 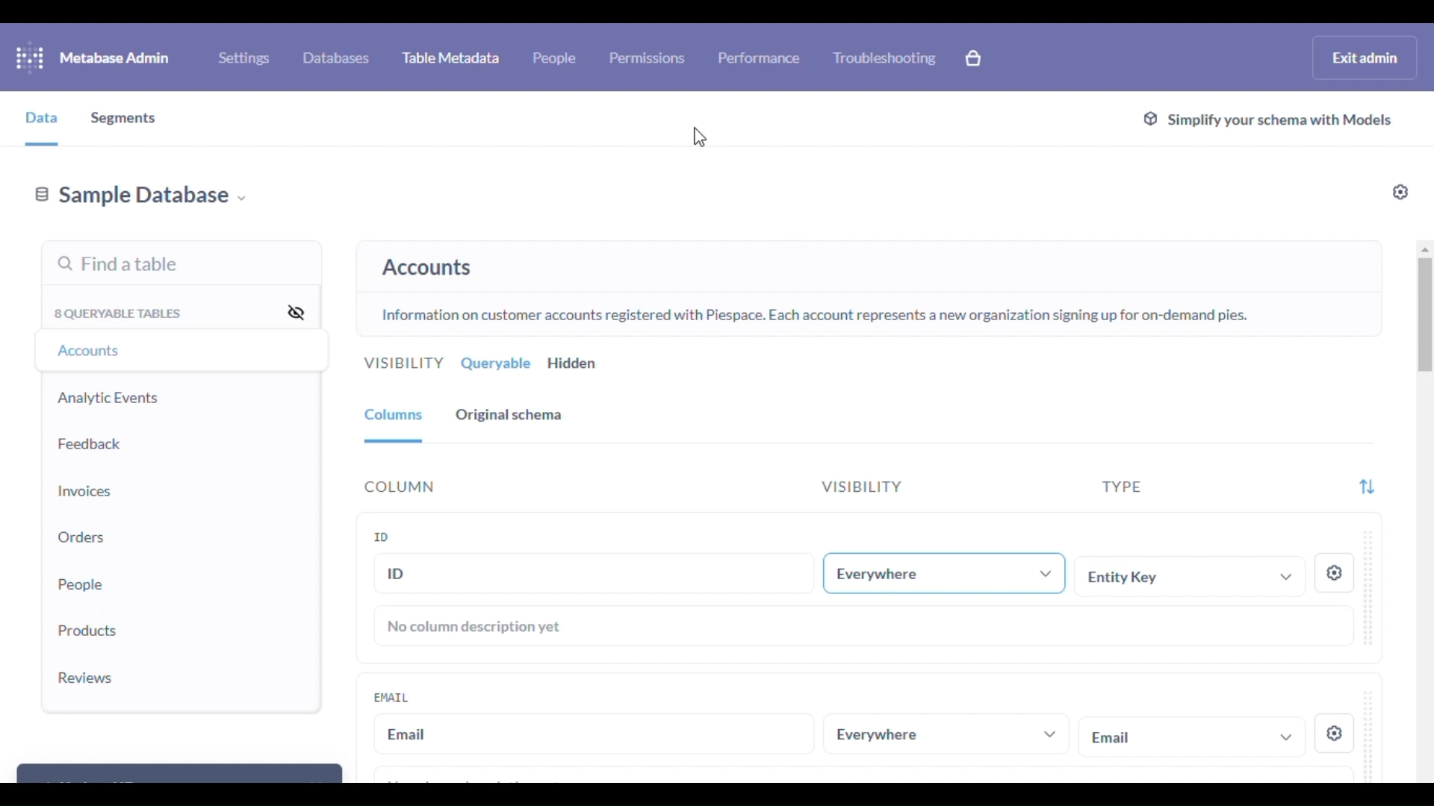 What do you see at coordinates (880, 257) in the screenshot?
I see `select any table to see its schema and add or edit metadata.` at bounding box center [880, 257].